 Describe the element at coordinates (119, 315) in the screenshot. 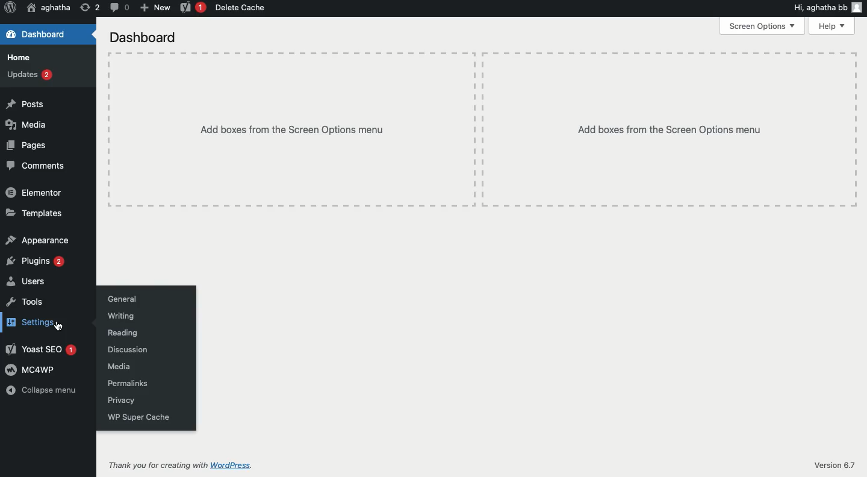

I see `Writing` at that location.